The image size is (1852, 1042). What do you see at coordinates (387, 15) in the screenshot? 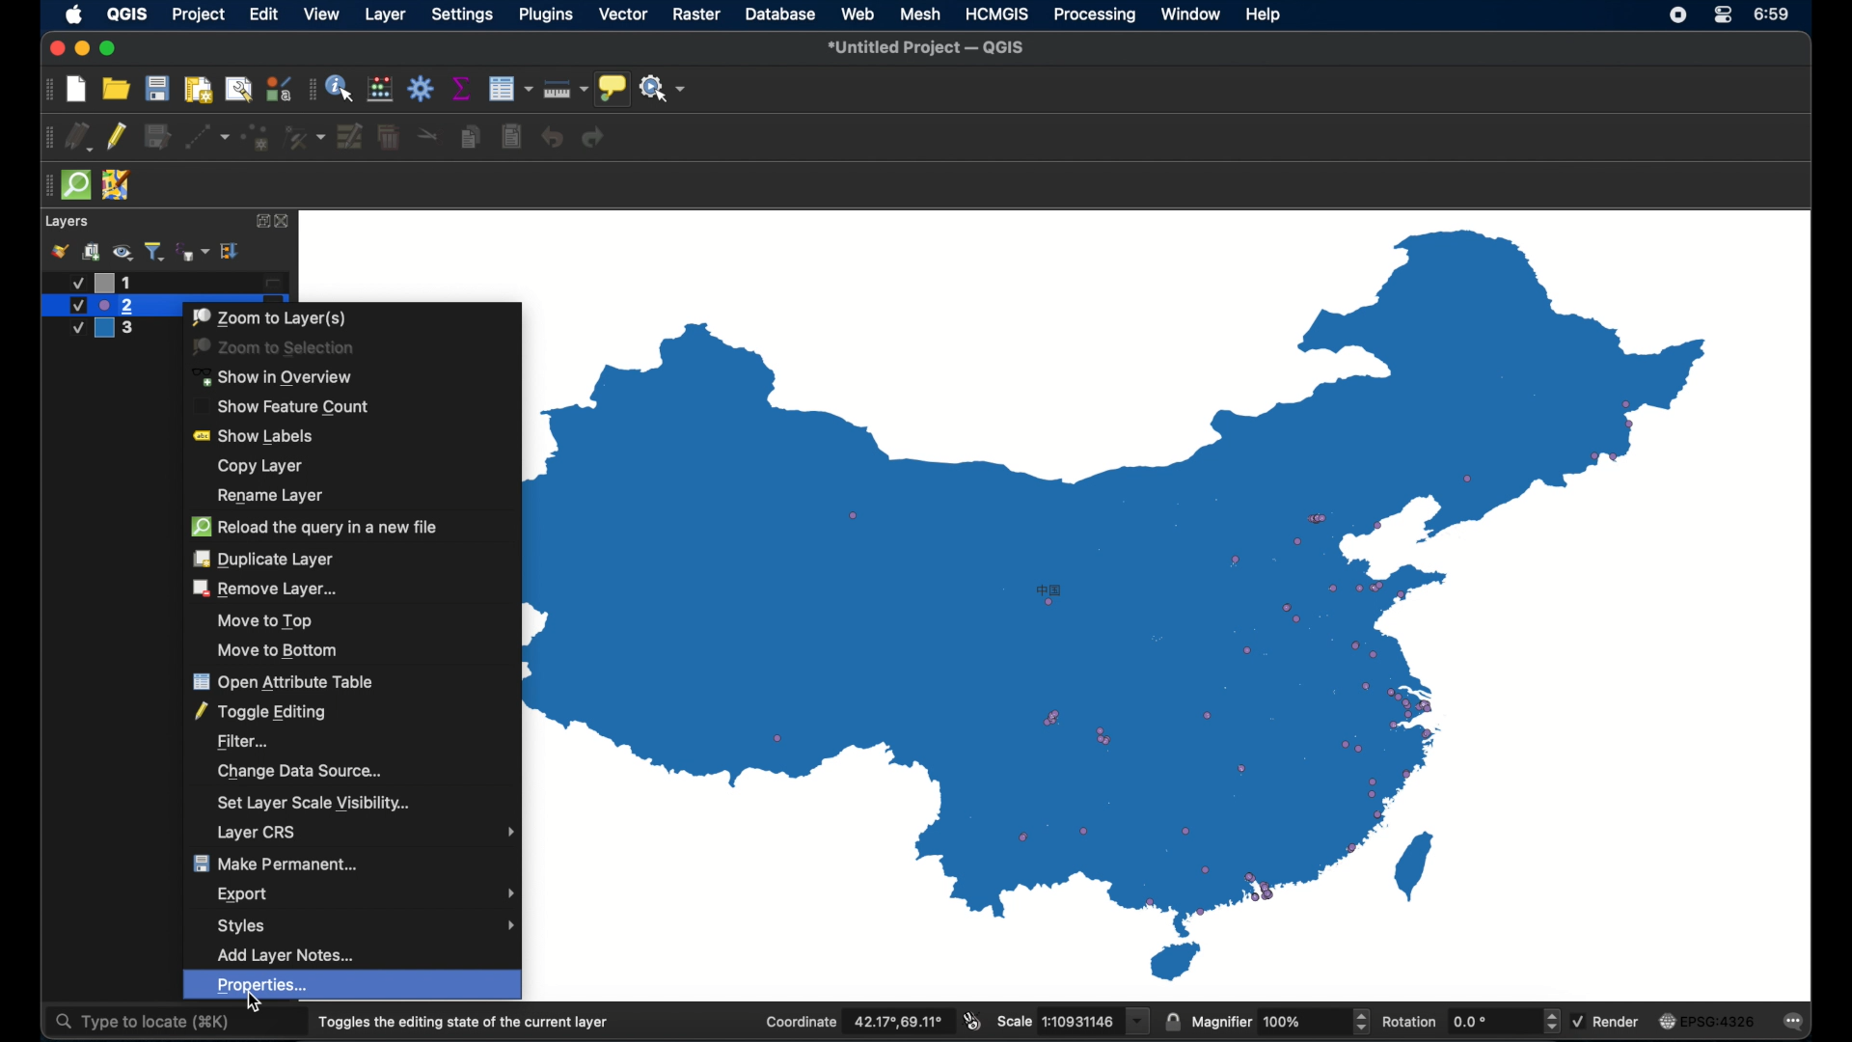
I see `layer` at bounding box center [387, 15].